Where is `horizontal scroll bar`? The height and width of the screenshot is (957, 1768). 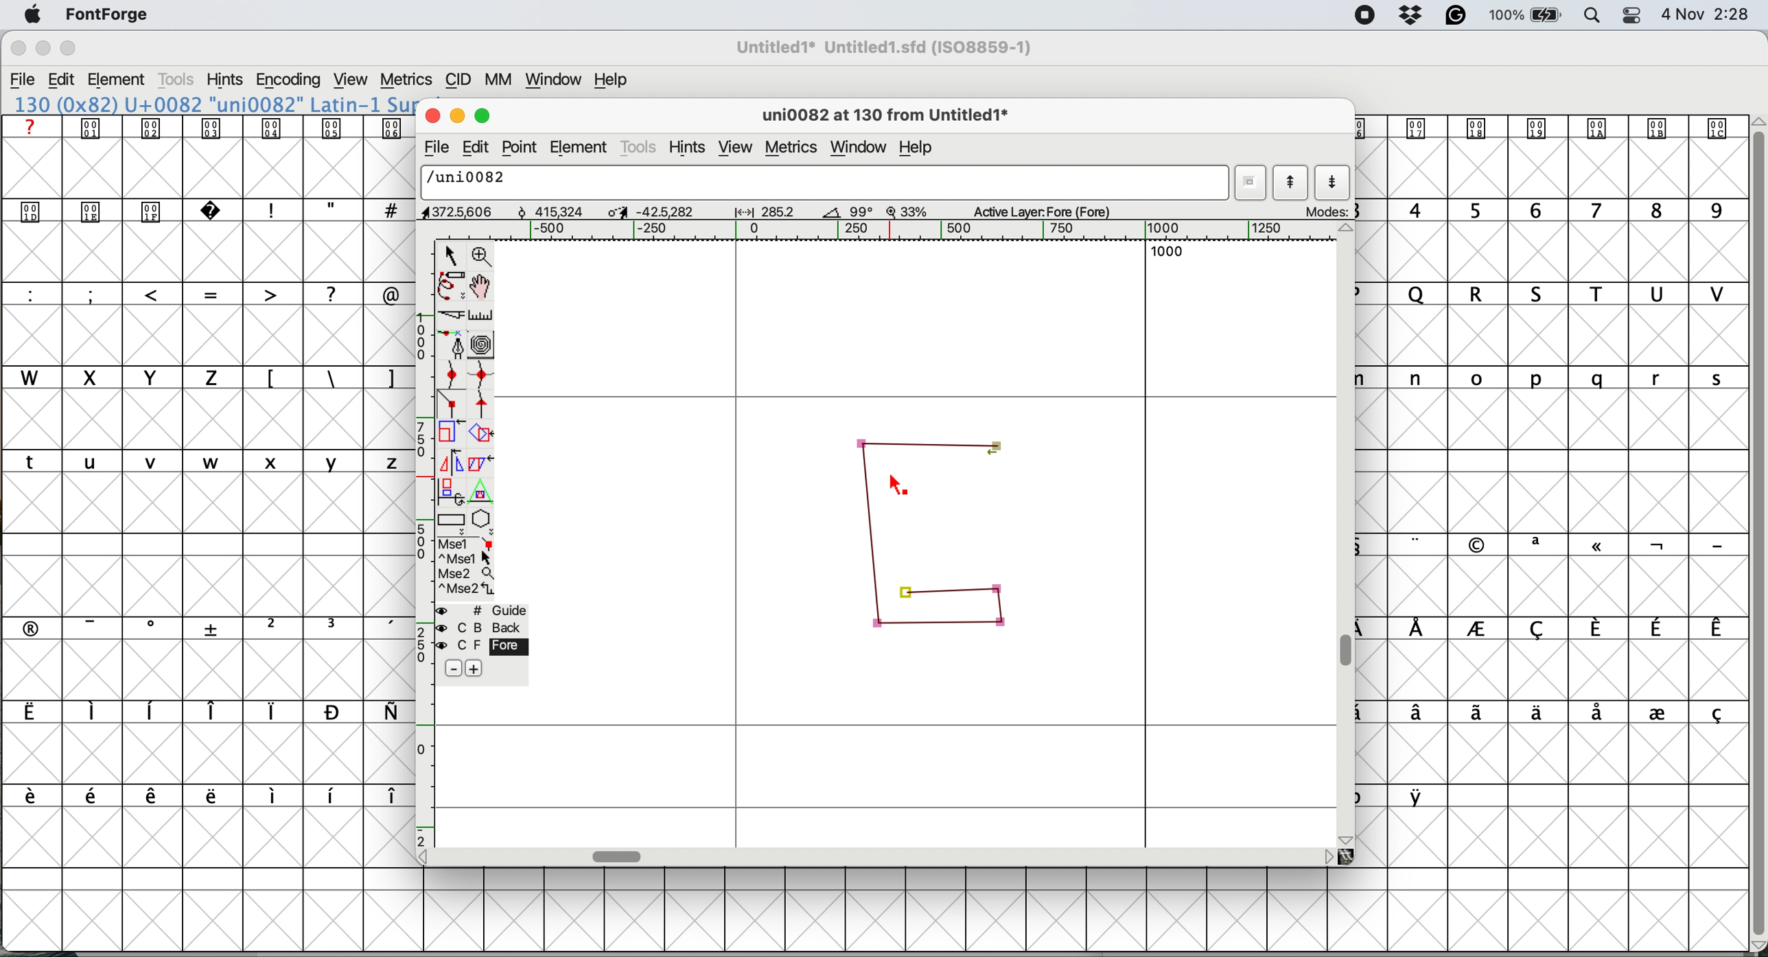
horizontal scroll bar is located at coordinates (619, 856).